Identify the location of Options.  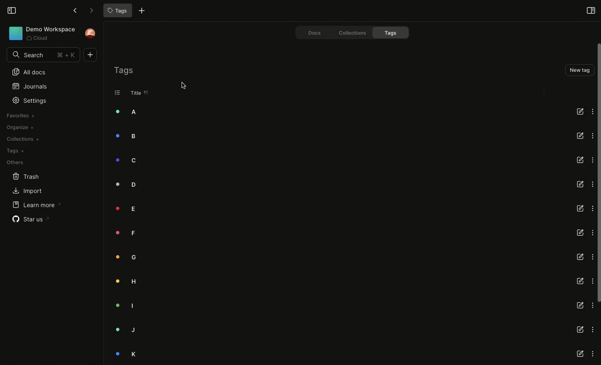
(591, 135).